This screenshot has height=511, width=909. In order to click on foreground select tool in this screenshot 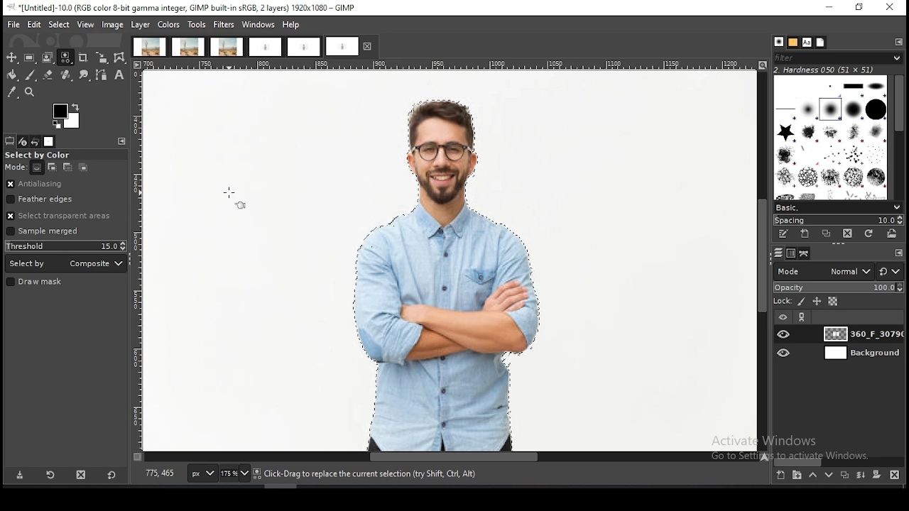, I will do `click(48, 57)`.